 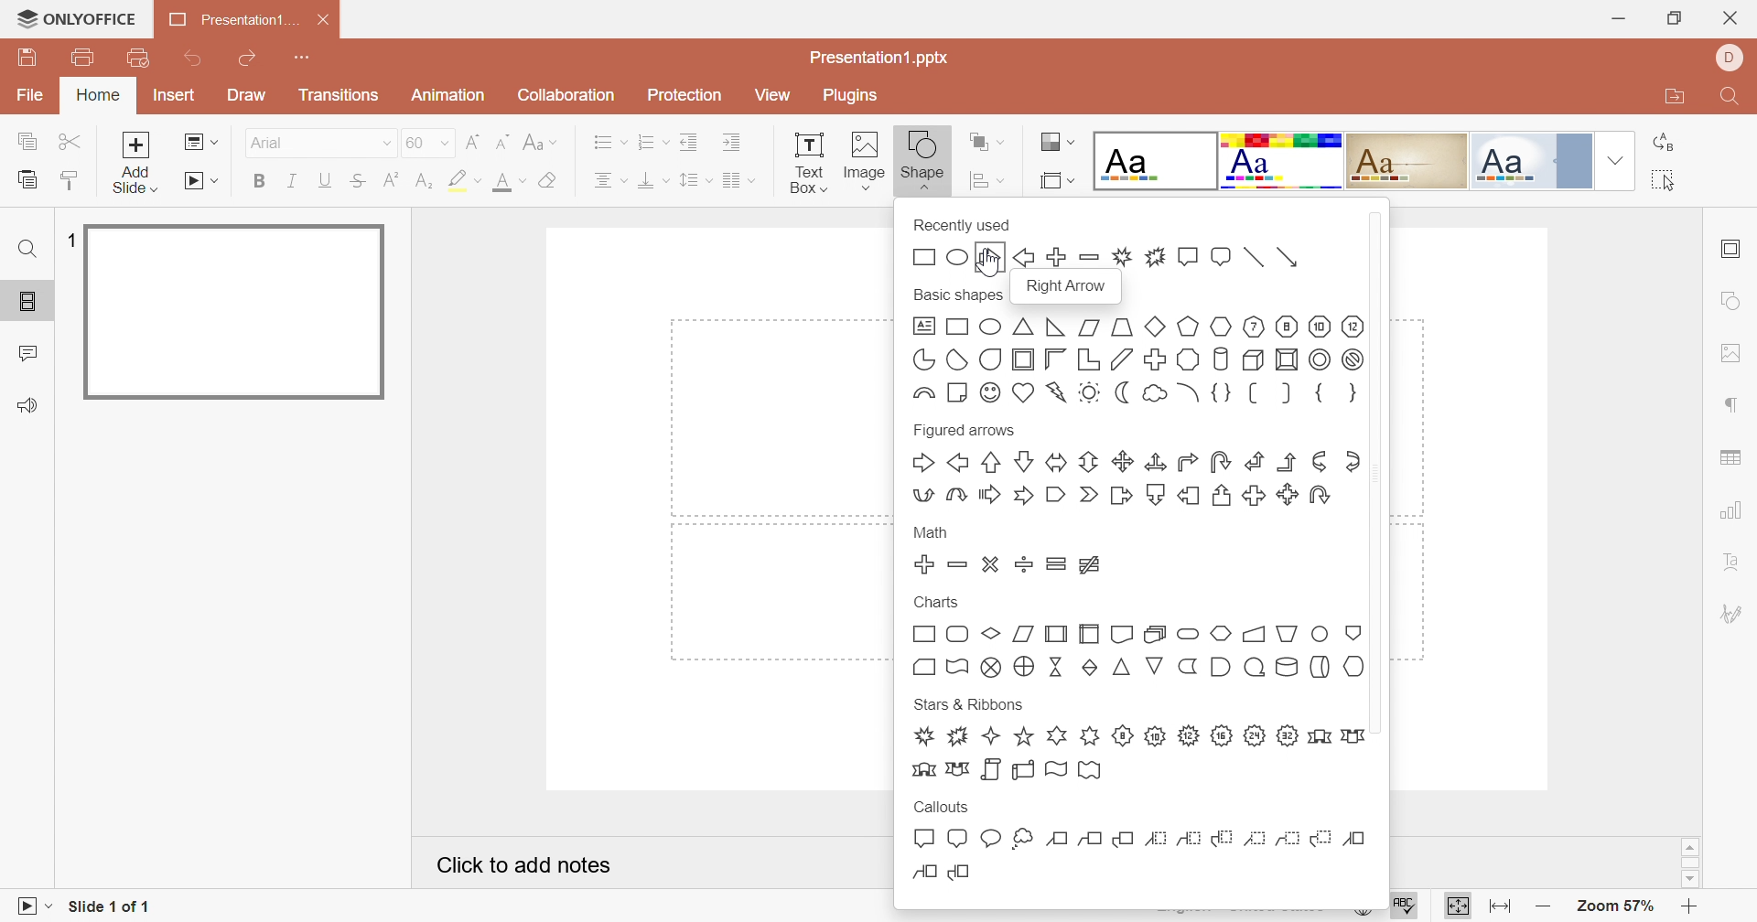 What do you see at coordinates (70, 143) in the screenshot?
I see `Cut` at bounding box center [70, 143].